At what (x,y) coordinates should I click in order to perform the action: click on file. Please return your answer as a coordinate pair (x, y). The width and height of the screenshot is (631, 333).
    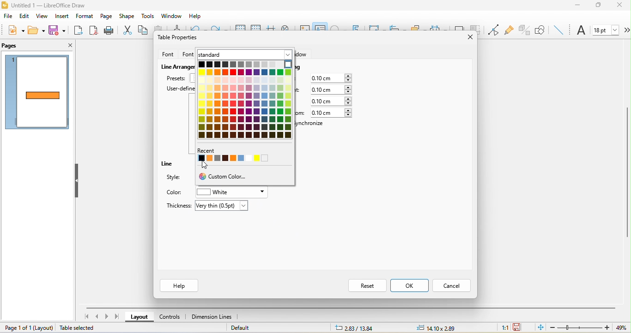
    Looking at the image, I should click on (7, 16).